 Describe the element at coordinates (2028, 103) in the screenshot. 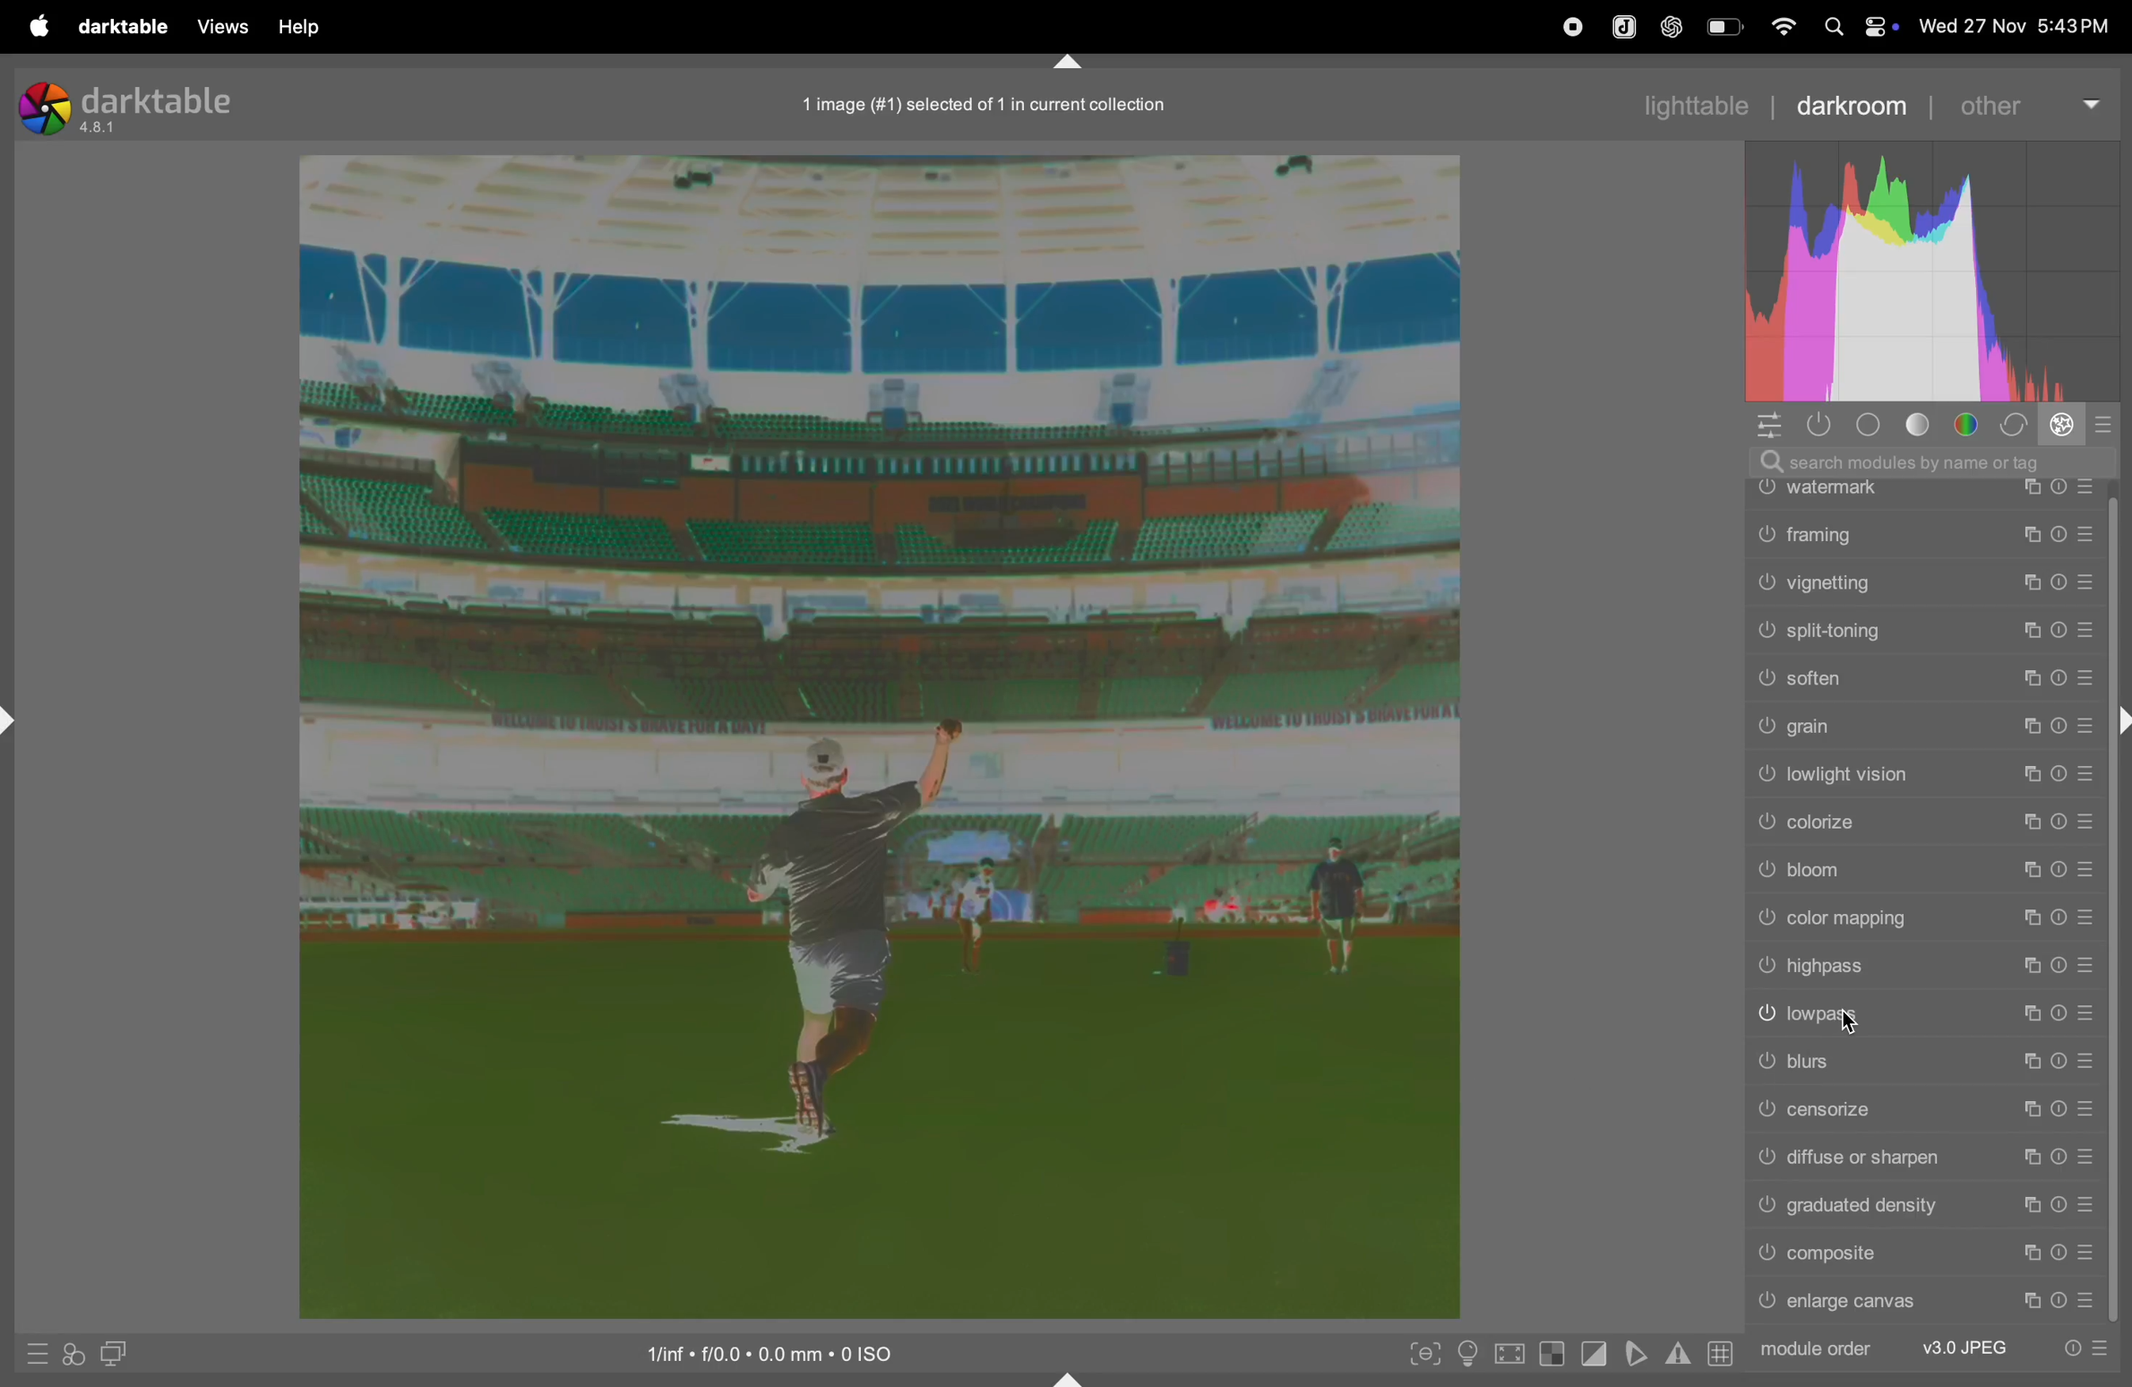

I see `other` at that location.